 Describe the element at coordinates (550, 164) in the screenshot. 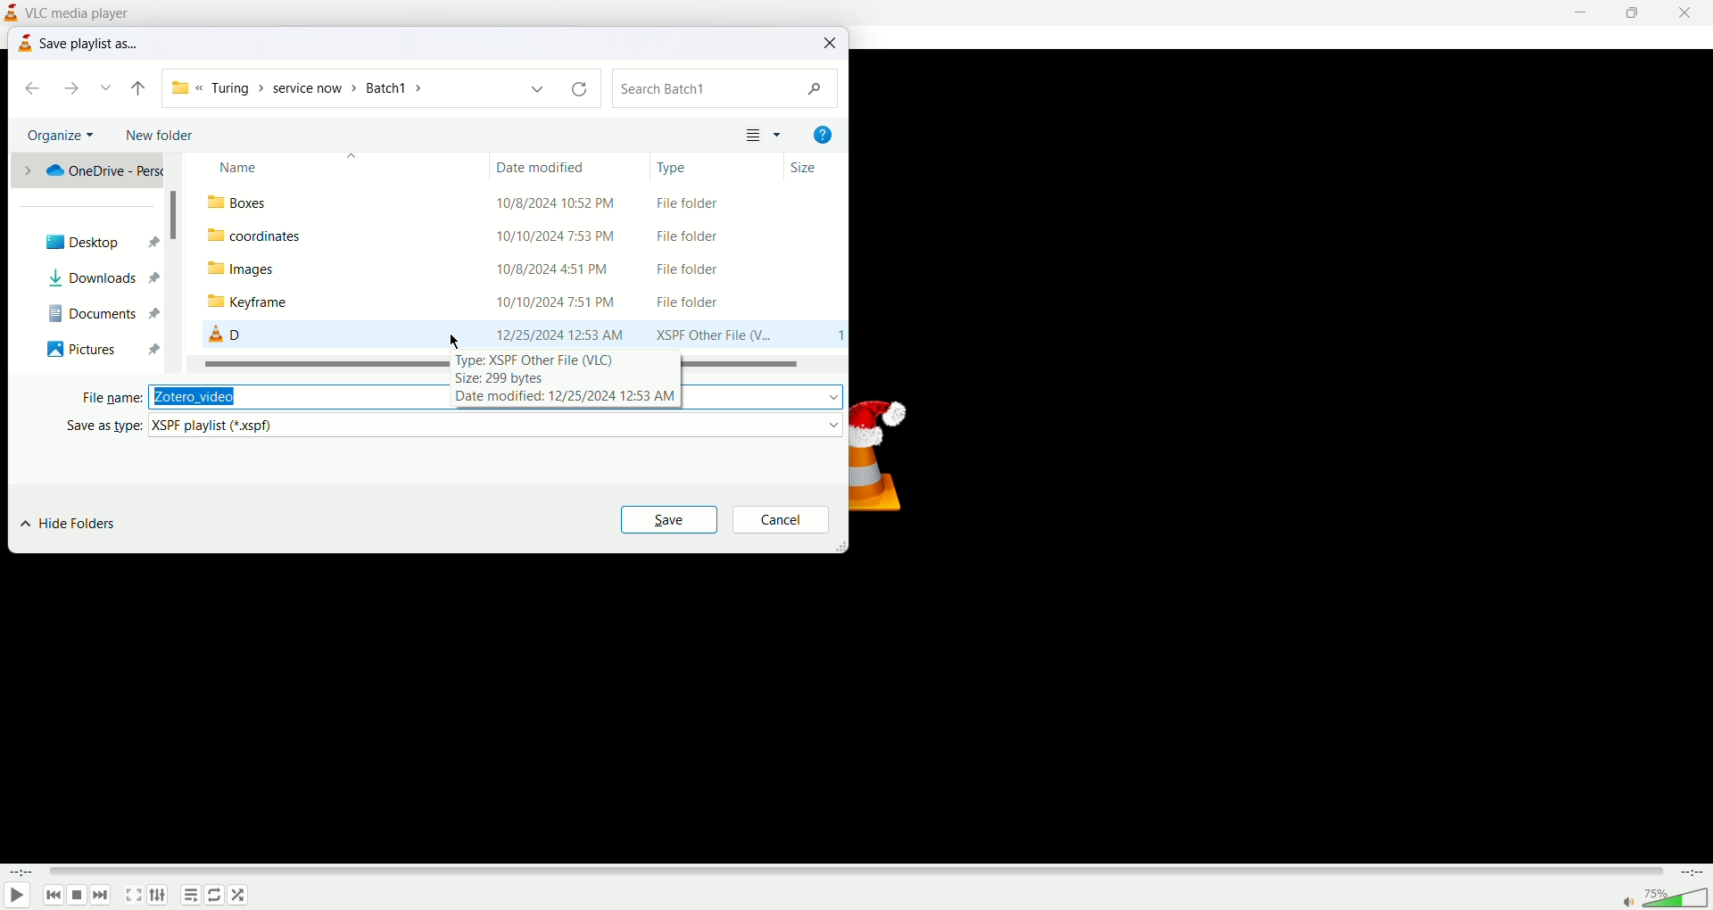

I see `Date Modified` at that location.